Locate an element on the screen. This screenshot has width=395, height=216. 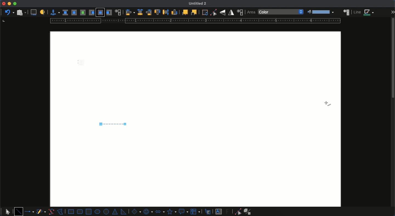
Untitled 2 - name is located at coordinates (199, 4).